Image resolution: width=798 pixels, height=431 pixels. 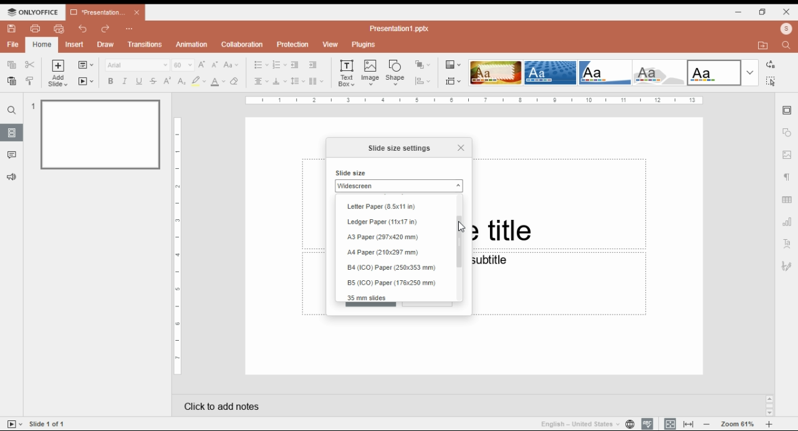 I want to click on 60, so click(x=183, y=65).